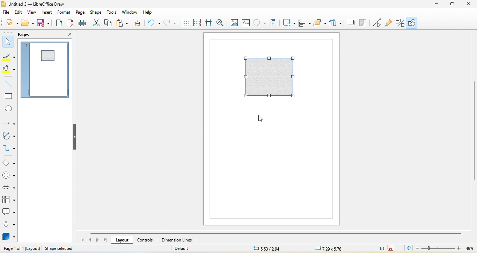 The image size is (477, 253). I want to click on 9.96/7.42, so click(273, 248).